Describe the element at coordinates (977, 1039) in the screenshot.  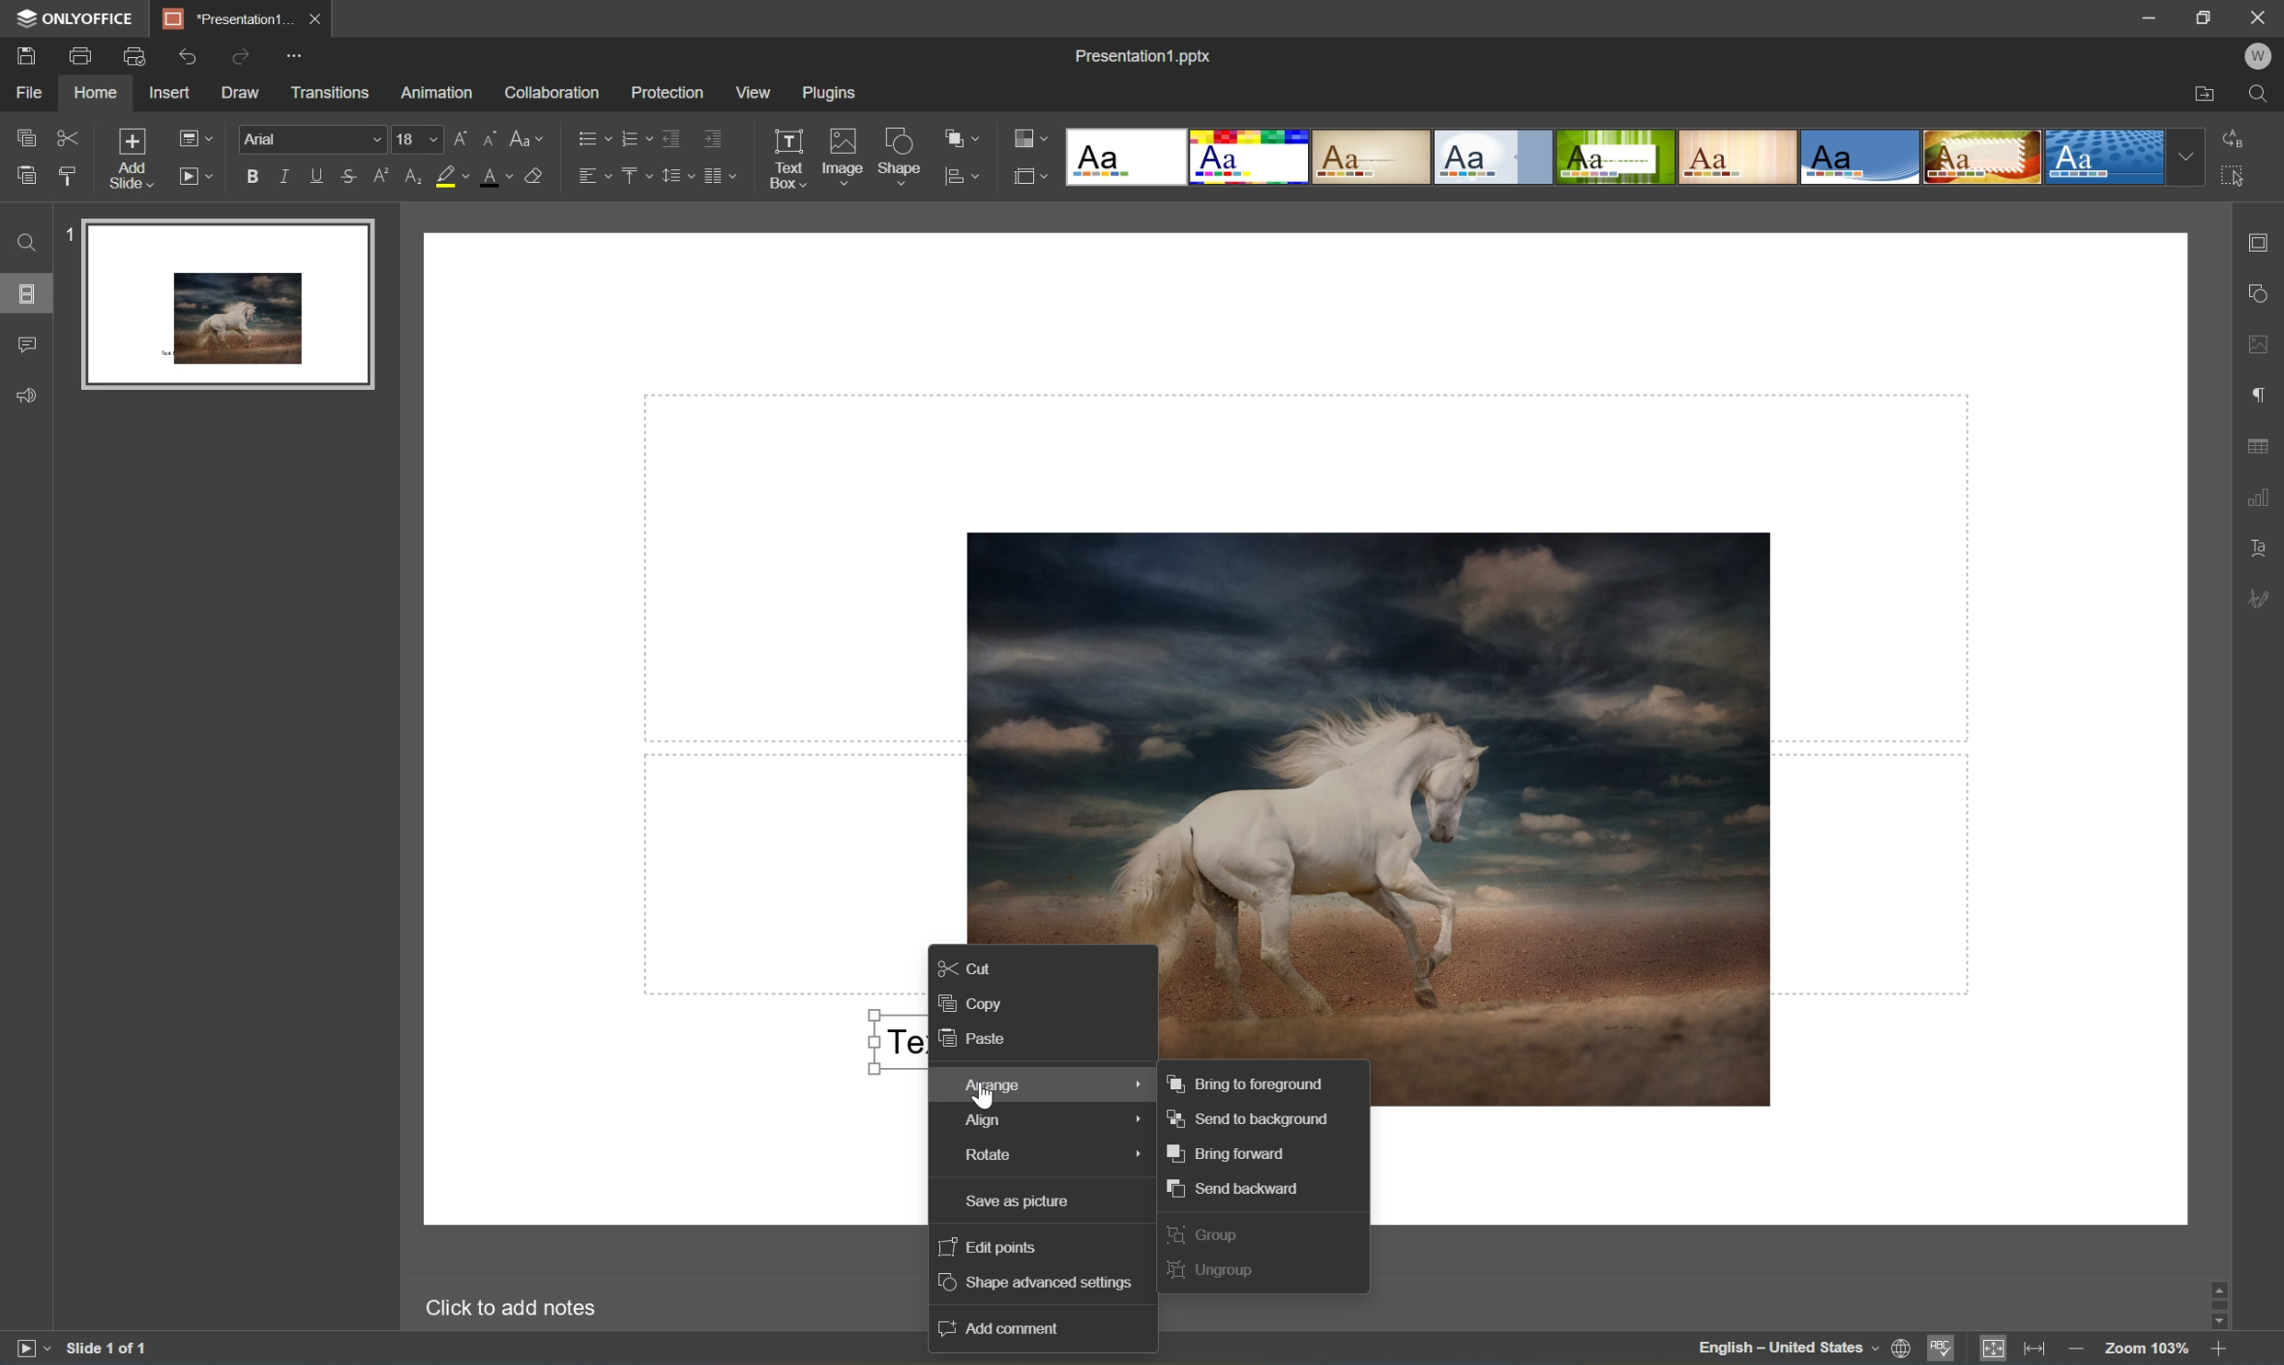
I see `Paste` at that location.